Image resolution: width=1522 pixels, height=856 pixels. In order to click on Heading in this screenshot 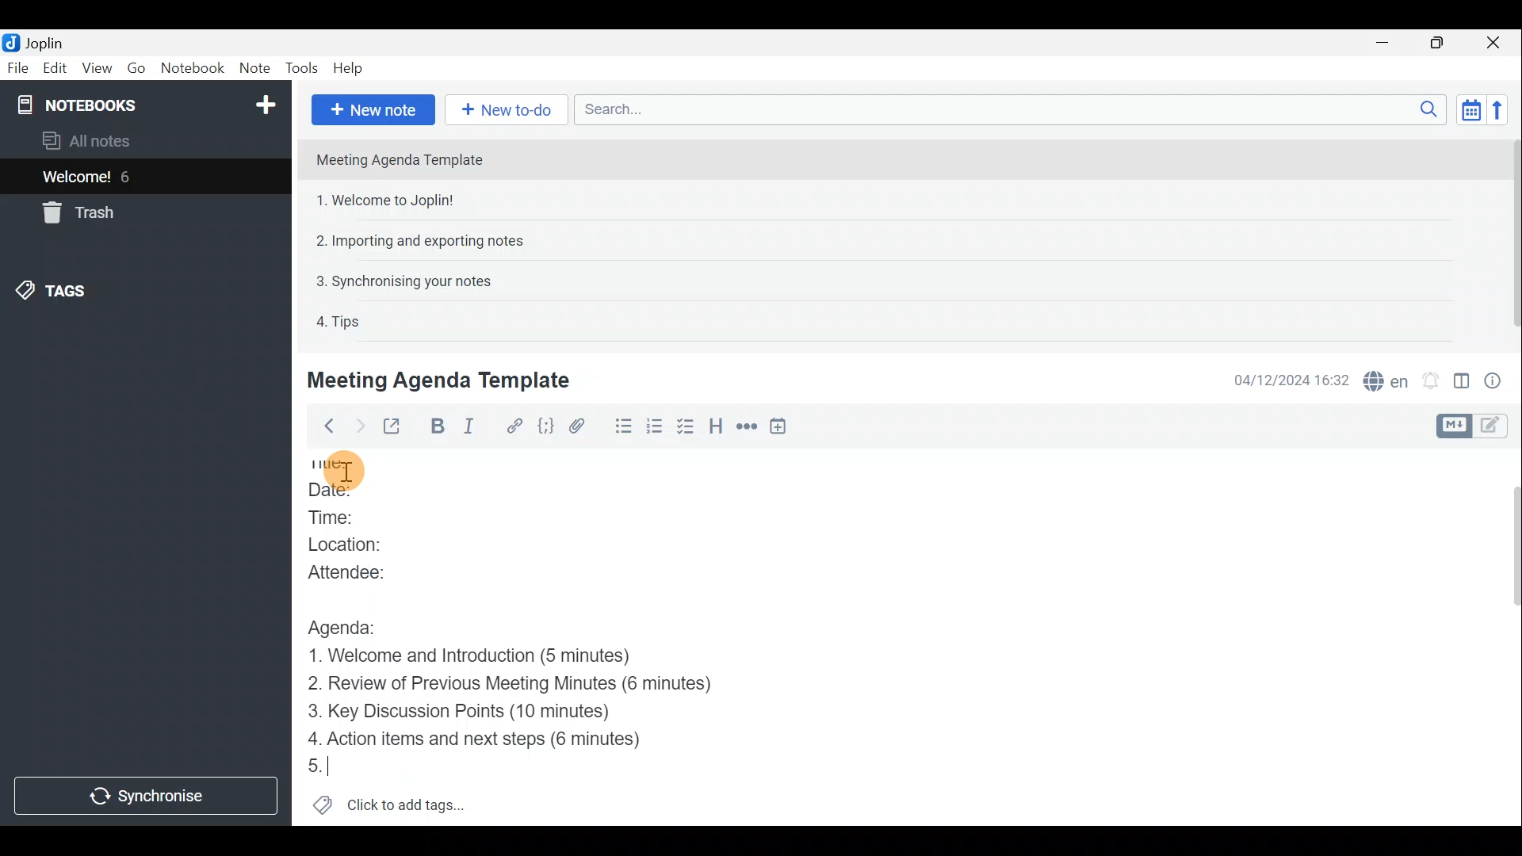, I will do `click(716, 429)`.